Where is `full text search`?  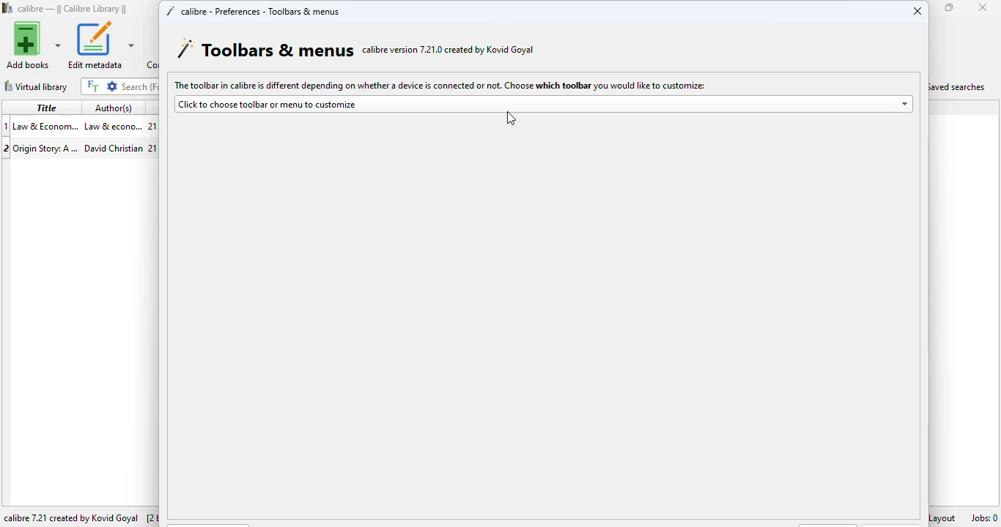
full text search is located at coordinates (92, 86).